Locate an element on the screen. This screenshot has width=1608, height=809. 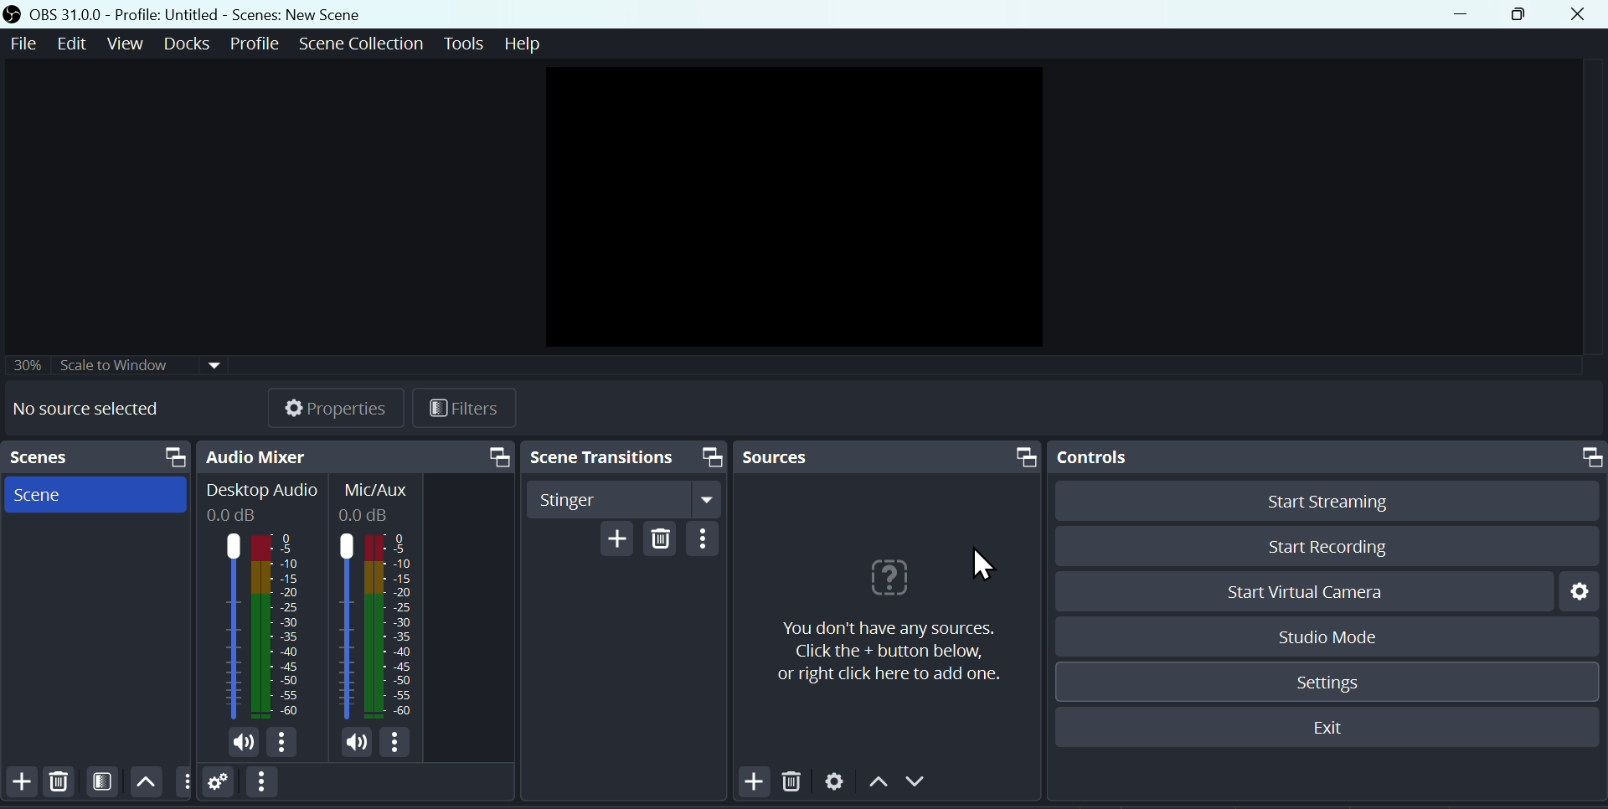
Add is located at coordinates (613, 542).